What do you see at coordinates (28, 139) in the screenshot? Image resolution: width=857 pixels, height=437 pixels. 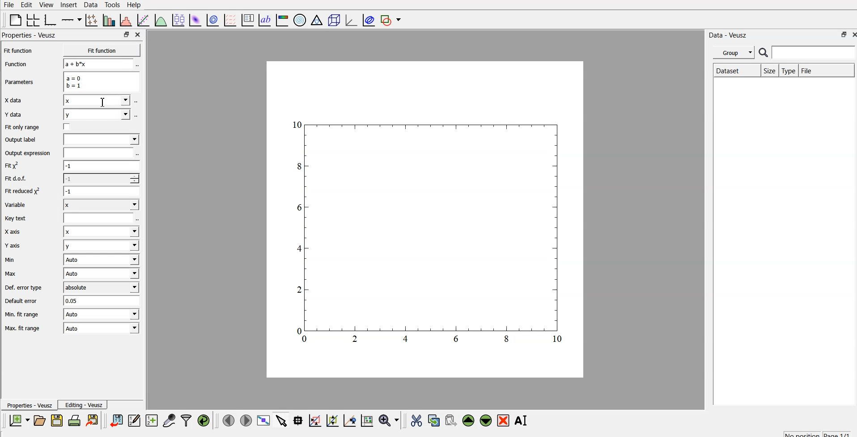 I see `Output label` at bounding box center [28, 139].